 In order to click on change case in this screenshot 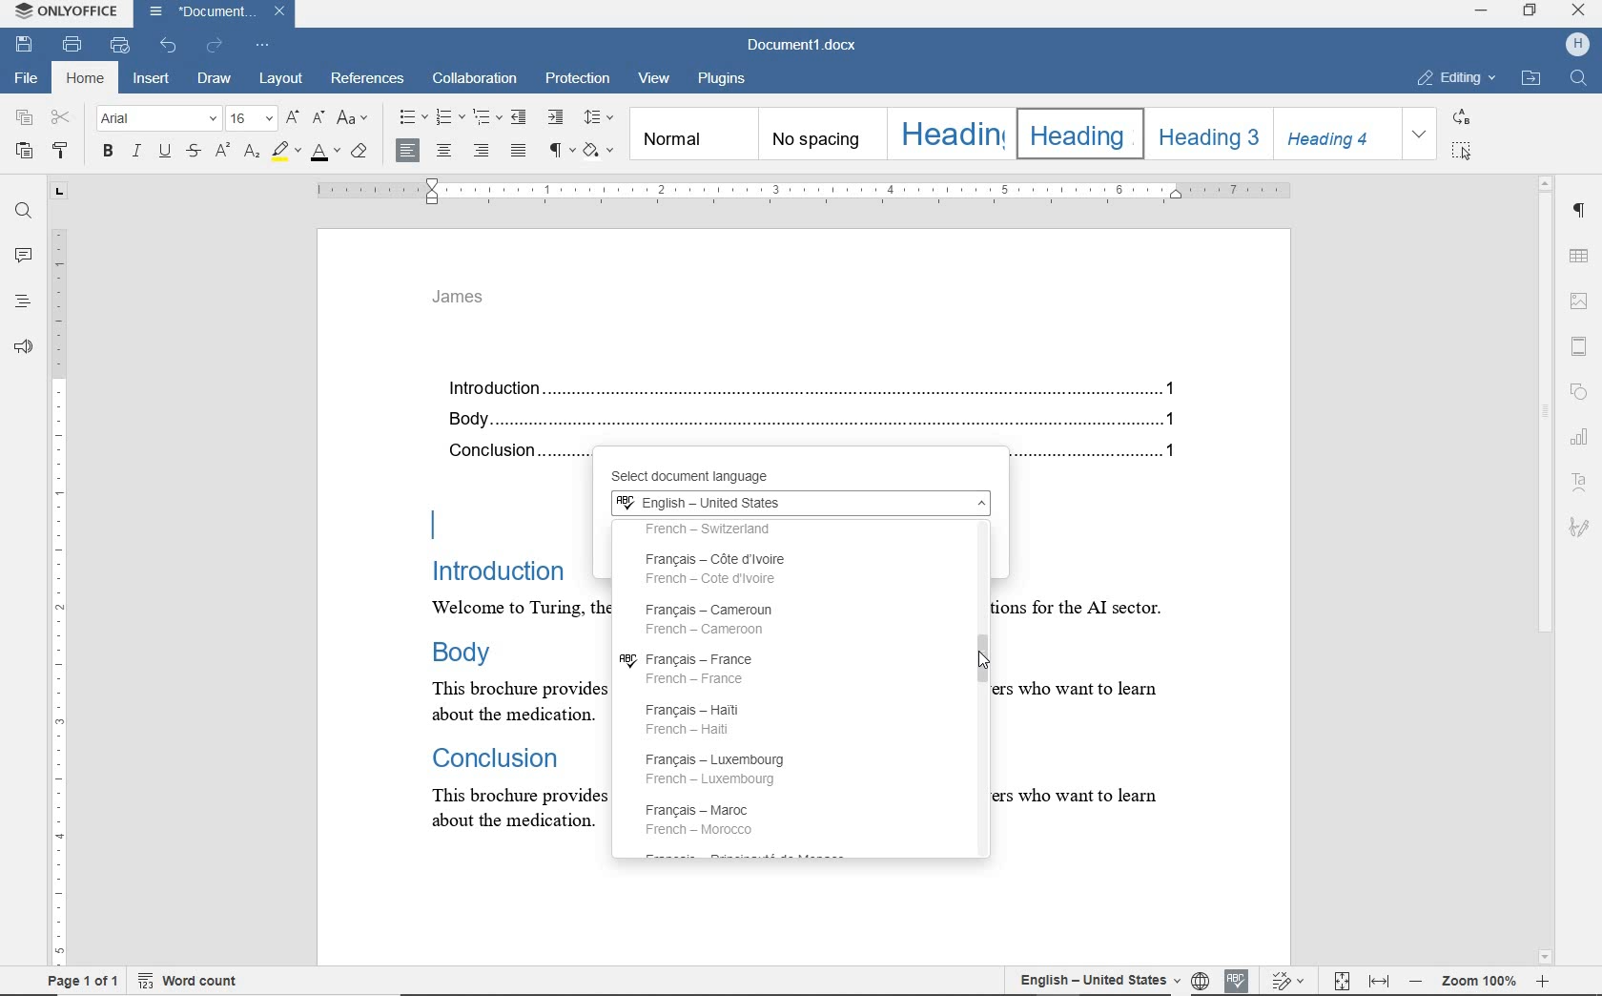, I will do `click(356, 119)`.